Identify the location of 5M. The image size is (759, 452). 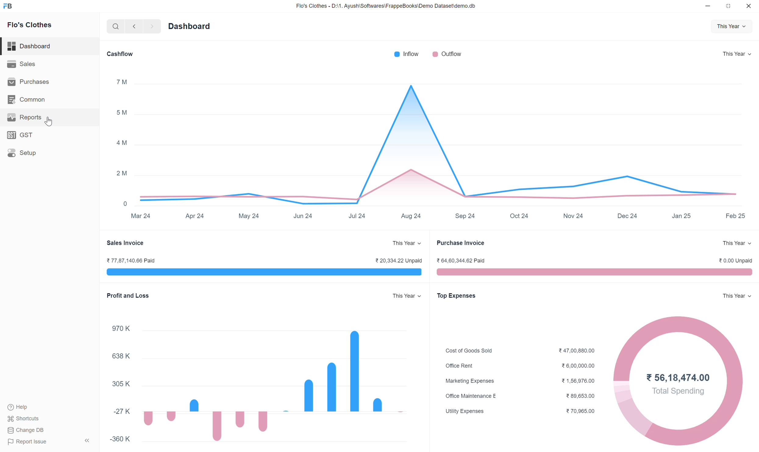
(121, 112).